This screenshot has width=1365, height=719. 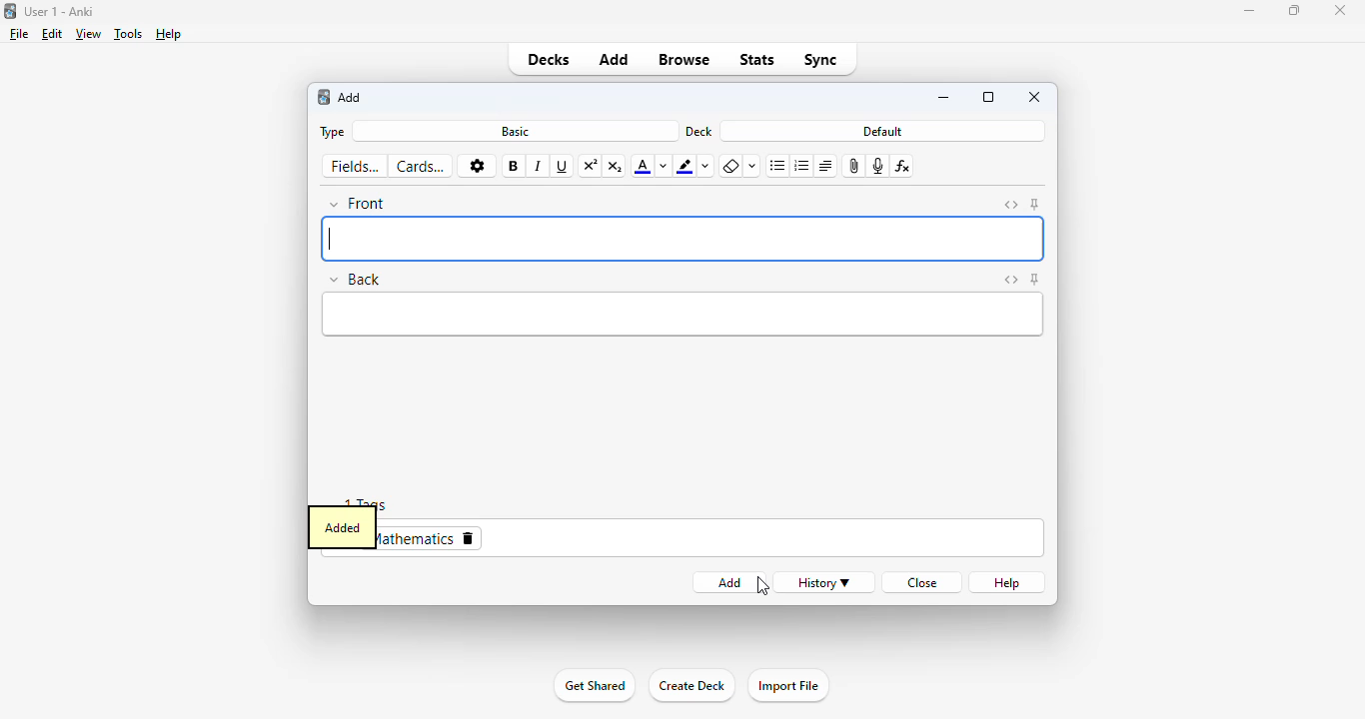 I want to click on equations, so click(x=904, y=166).